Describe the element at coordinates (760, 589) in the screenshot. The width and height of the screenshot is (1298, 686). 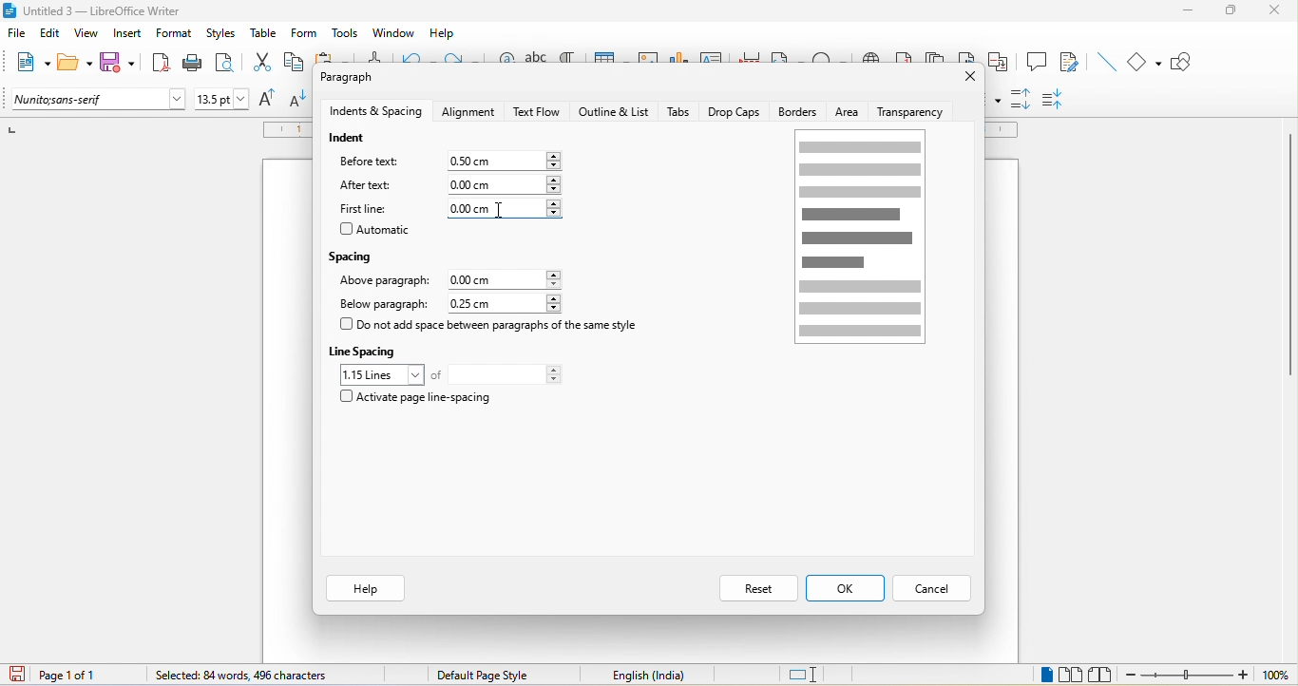
I see `reset` at that location.